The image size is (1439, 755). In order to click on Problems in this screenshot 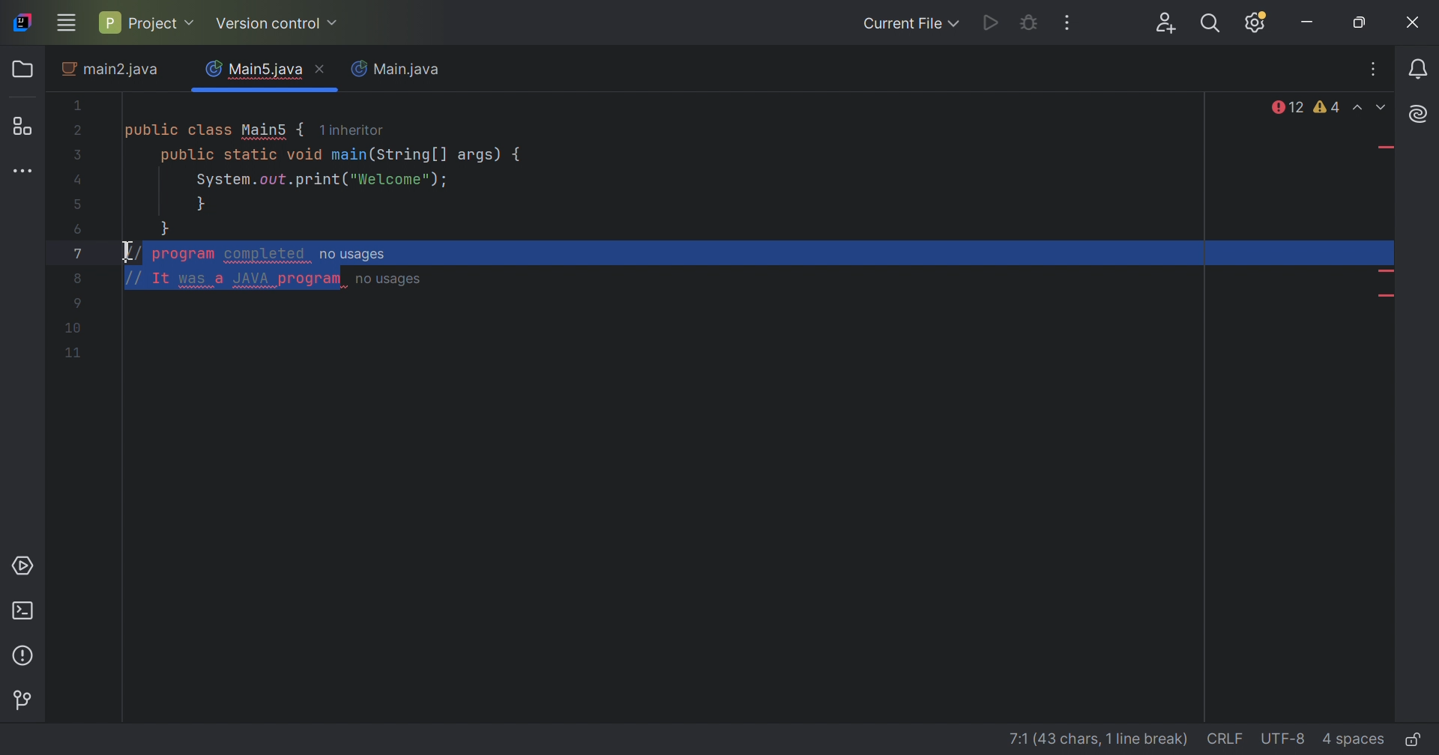, I will do `click(25, 655)`.